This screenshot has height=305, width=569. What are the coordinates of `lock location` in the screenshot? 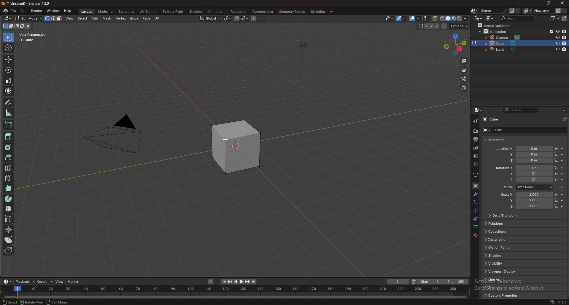 It's located at (556, 174).